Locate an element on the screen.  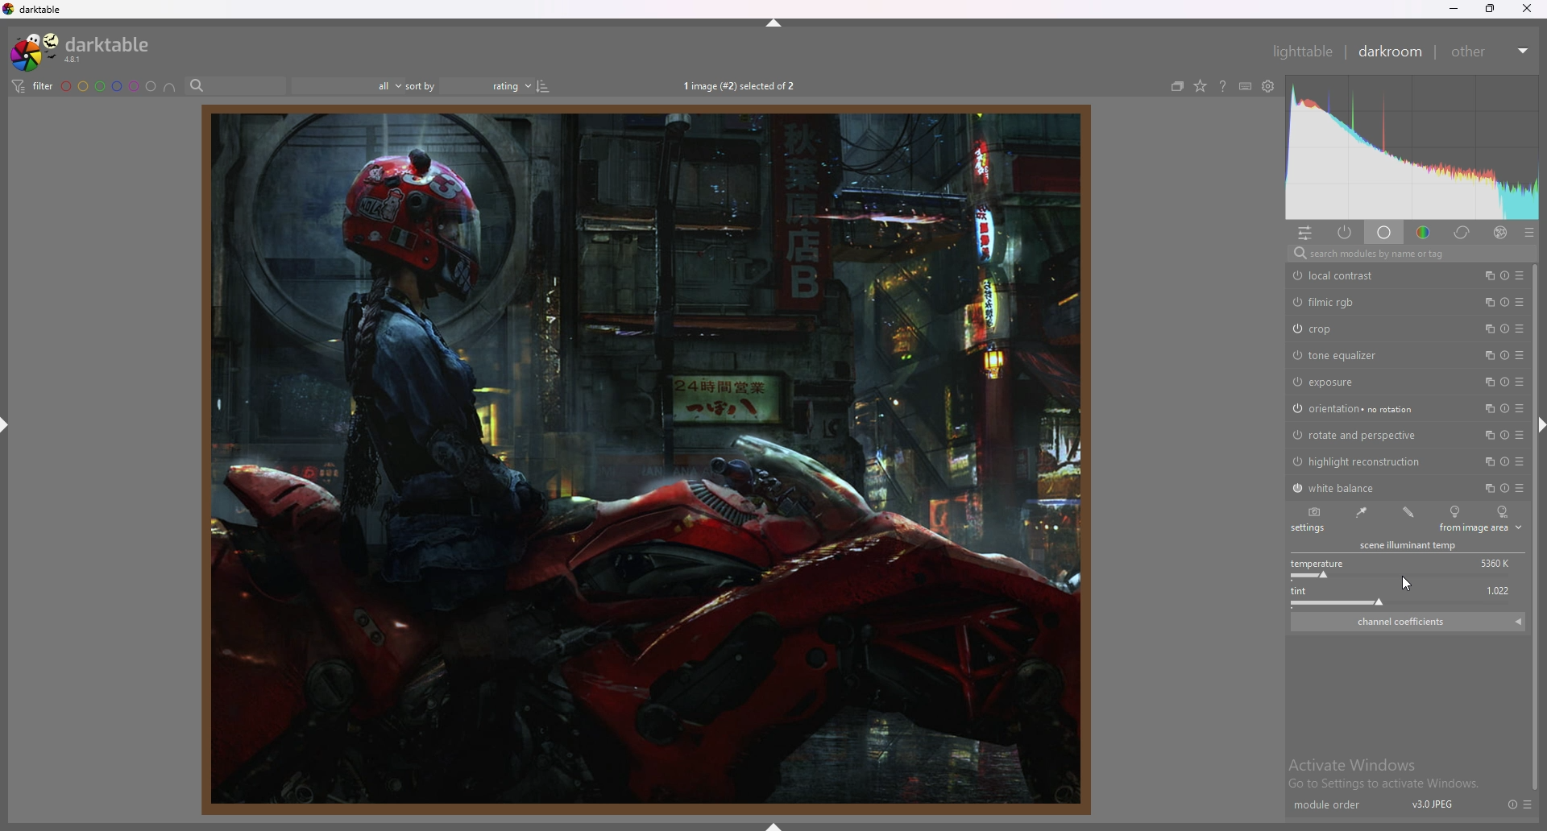
white balance is located at coordinates (1344, 487).